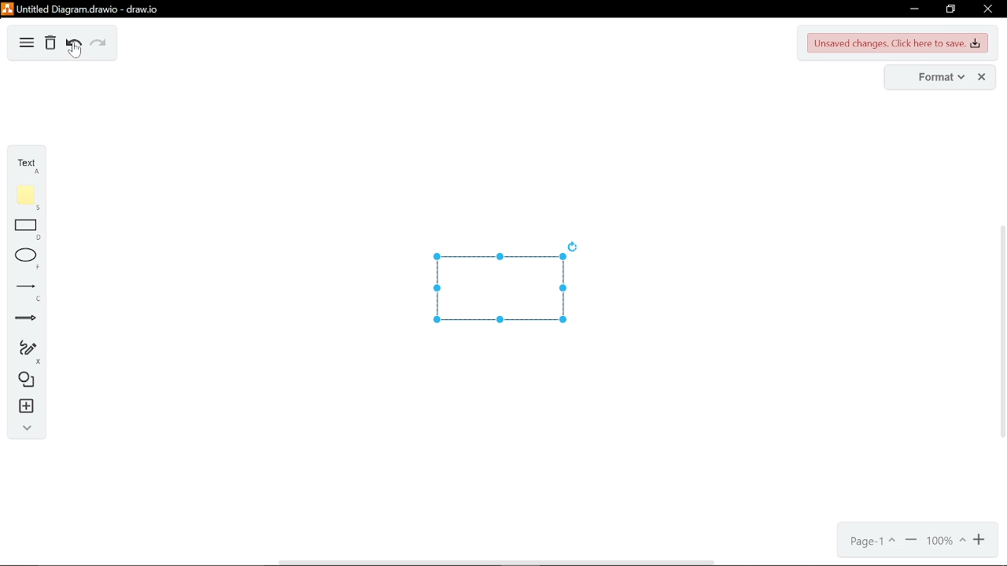 Image resolution: width=1007 pixels, height=566 pixels. I want to click on Untitled Diagram.drawio - draw.io, so click(92, 10).